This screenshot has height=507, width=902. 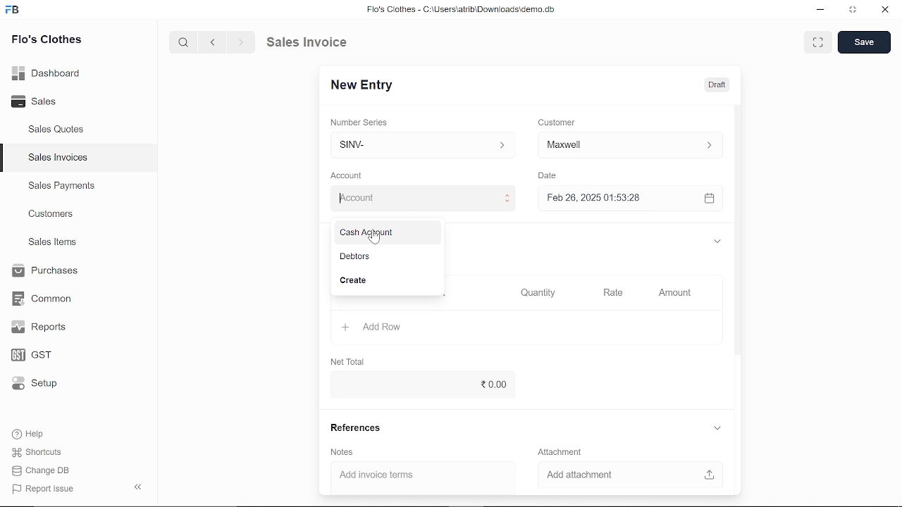 What do you see at coordinates (535, 294) in the screenshot?
I see `Quantity` at bounding box center [535, 294].